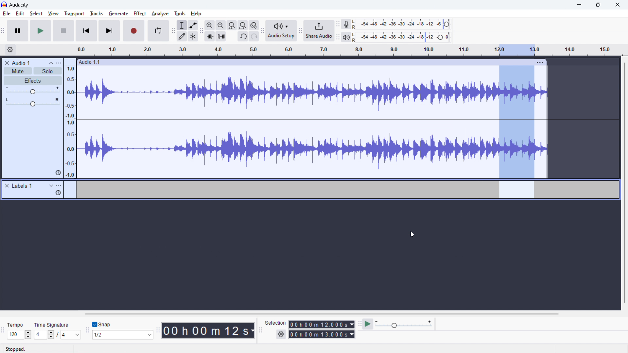 Image resolution: width=628 pixels, height=353 pixels. I want to click on selection tool, so click(182, 25).